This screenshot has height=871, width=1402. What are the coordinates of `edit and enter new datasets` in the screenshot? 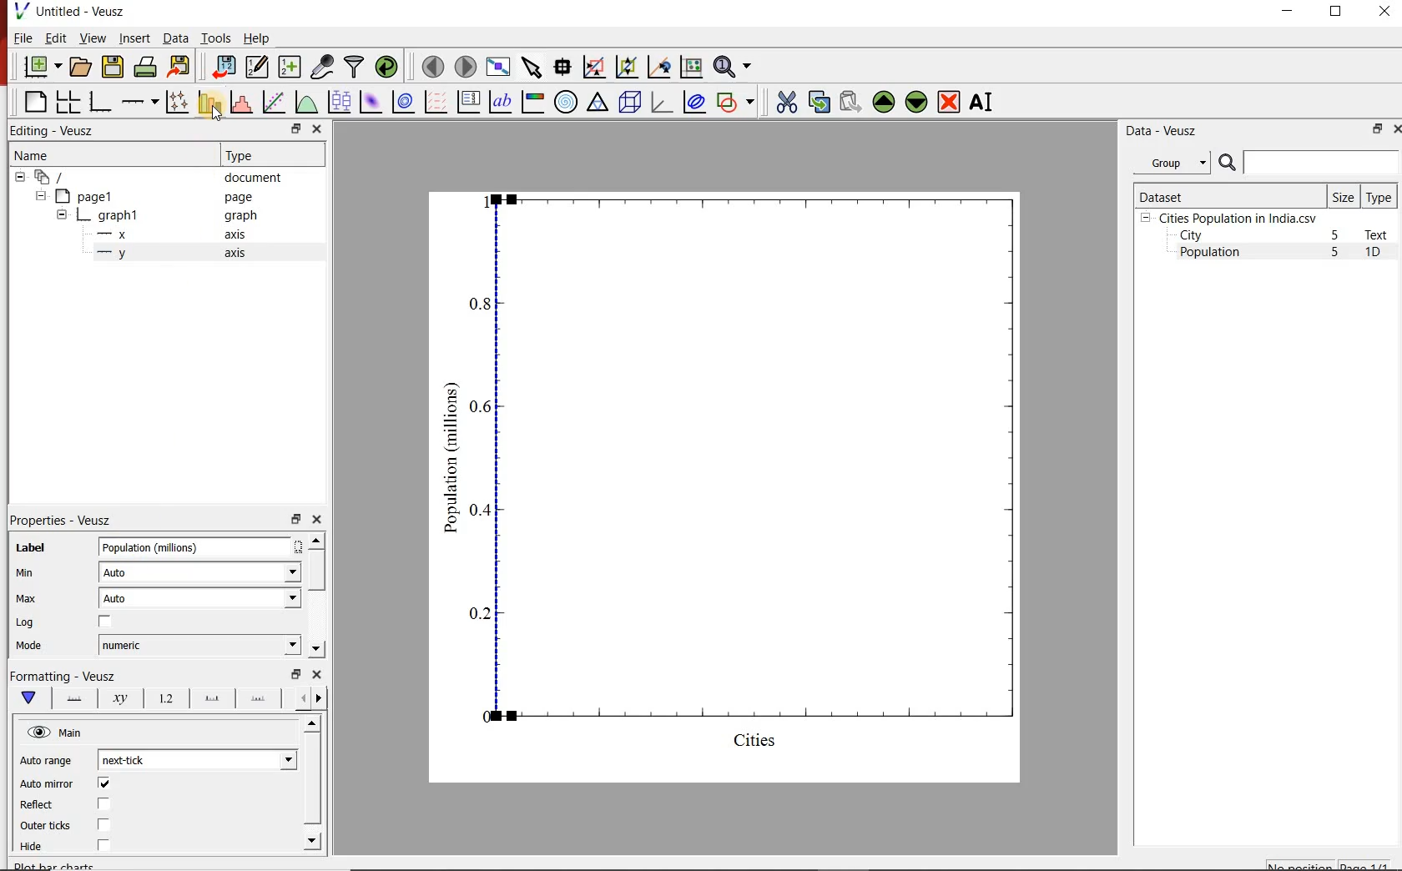 It's located at (255, 67).